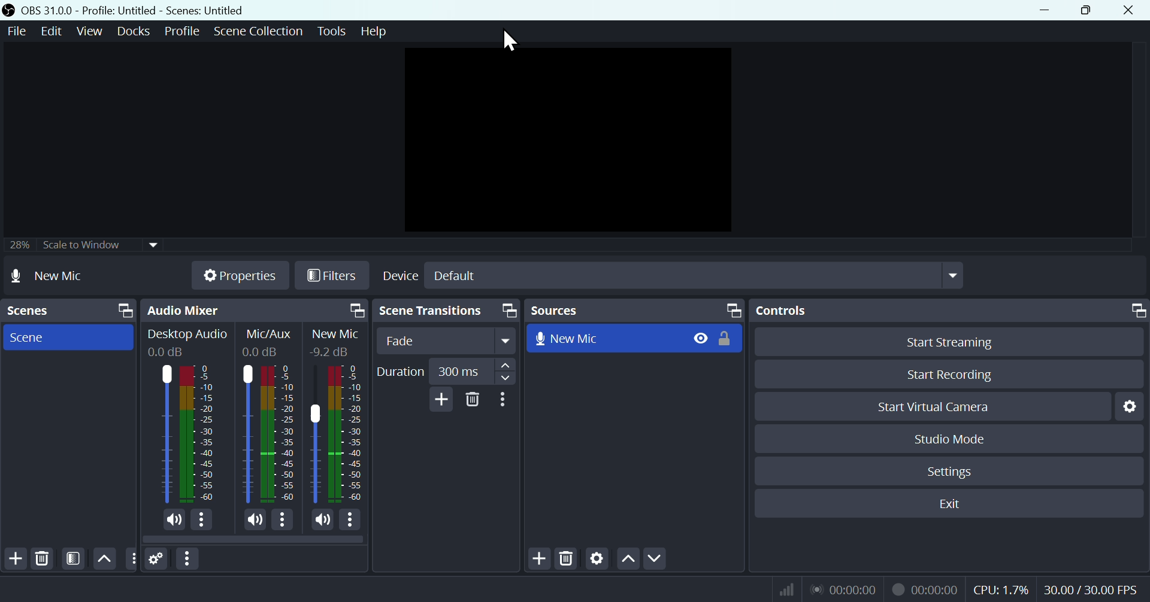 Image resolution: width=1150 pixels, height=602 pixels. Describe the element at coordinates (332, 278) in the screenshot. I see `Filtres` at that location.